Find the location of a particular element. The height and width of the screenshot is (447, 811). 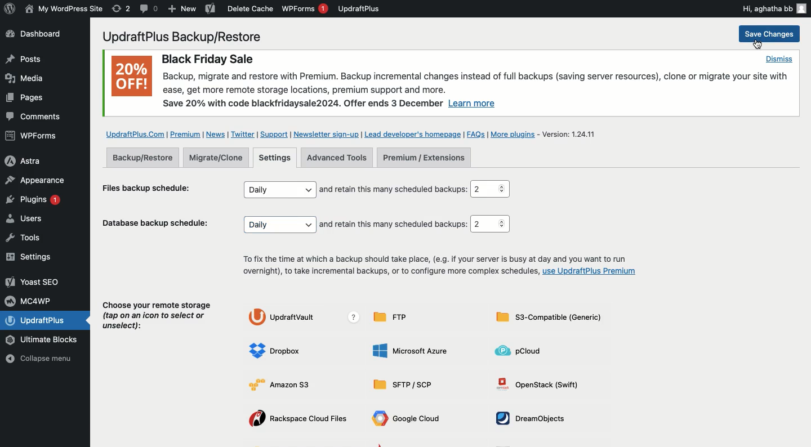

Comments is located at coordinates (35, 117).